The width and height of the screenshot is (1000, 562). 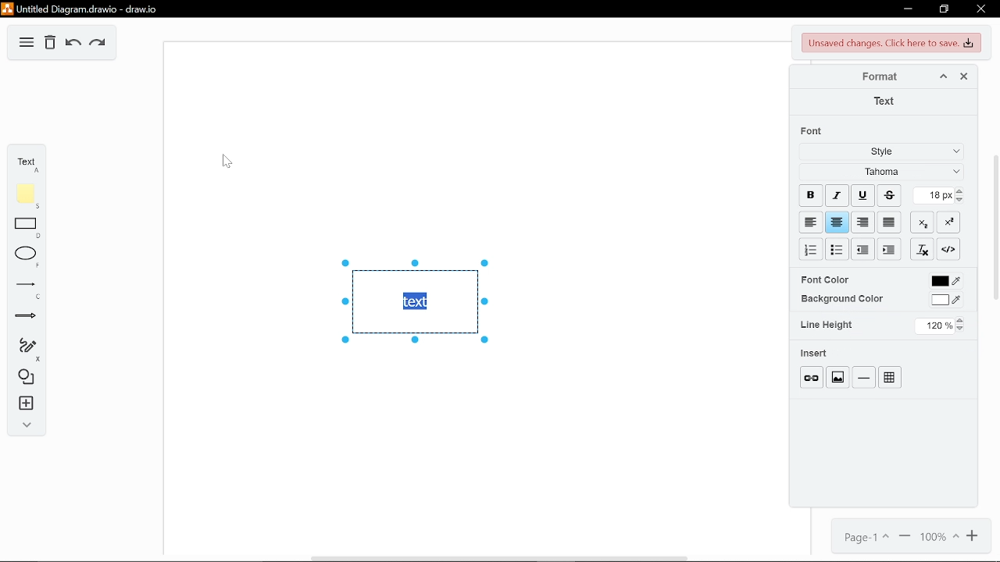 I want to click on close, so click(x=980, y=10).